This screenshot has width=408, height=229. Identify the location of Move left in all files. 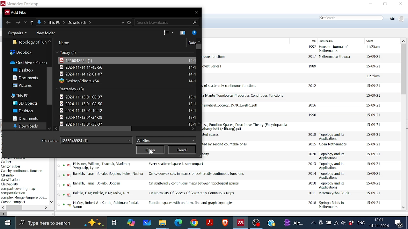
(55, 129).